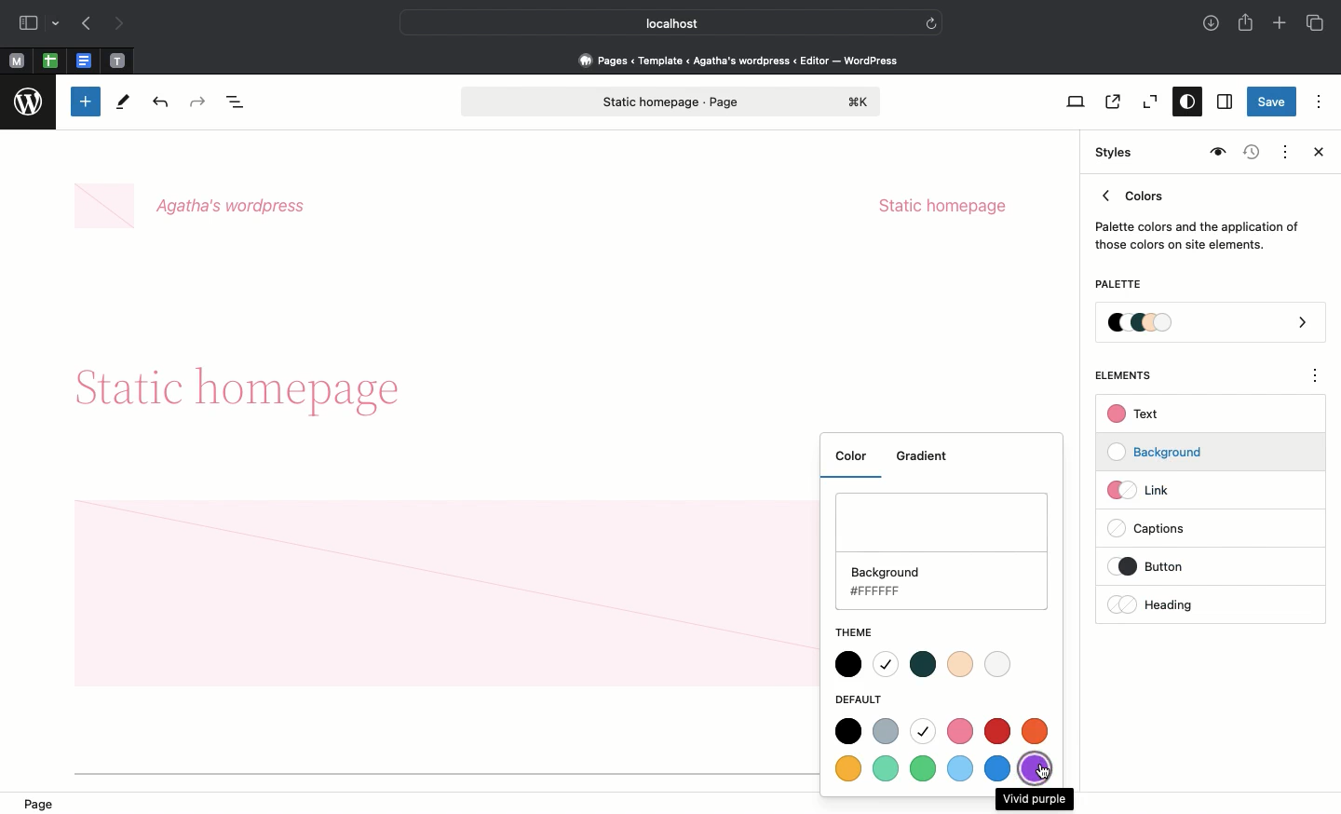 The width and height of the screenshot is (1341, 814). What do you see at coordinates (1212, 324) in the screenshot?
I see `Palette` at bounding box center [1212, 324].